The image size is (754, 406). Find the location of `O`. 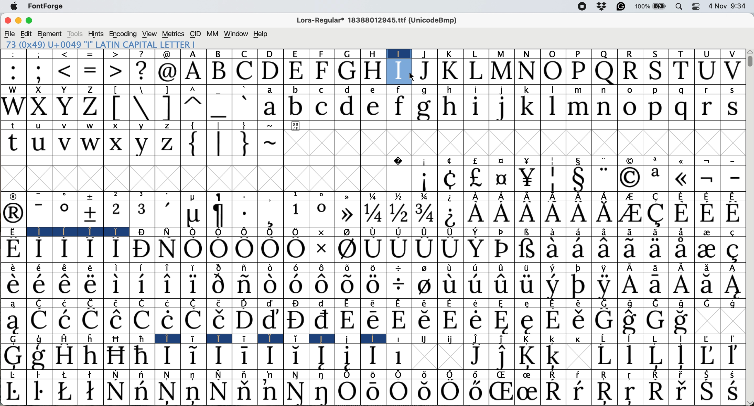

O is located at coordinates (554, 55).